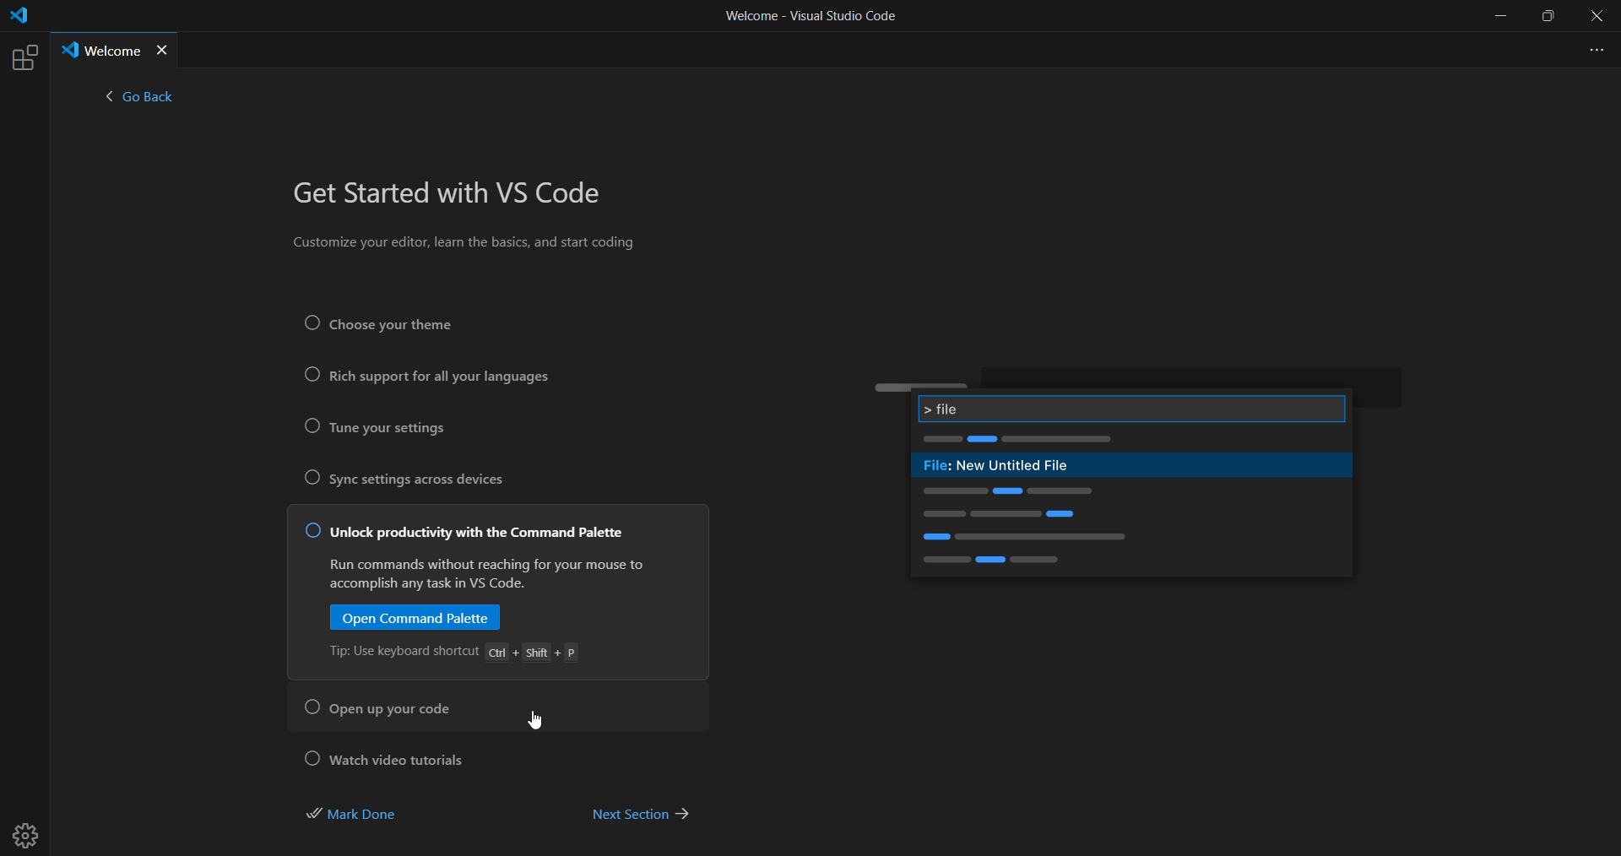 This screenshot has width=1621, height=856. What do you see at coordinates (468, 246) in the screenshot?
I see `Customize your editor, learn the basics, and start coding` at bounding box center [468, 246].